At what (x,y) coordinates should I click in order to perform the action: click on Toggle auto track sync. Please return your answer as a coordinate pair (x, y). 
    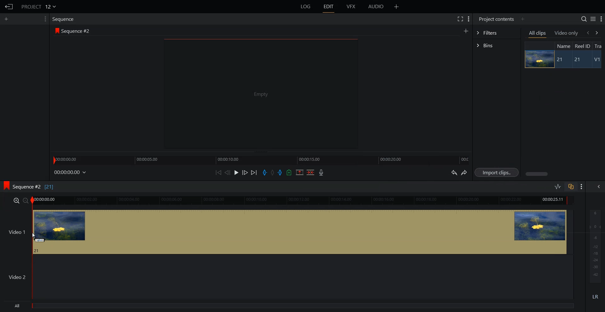
    Looking at the image, I should click on (571, 186).